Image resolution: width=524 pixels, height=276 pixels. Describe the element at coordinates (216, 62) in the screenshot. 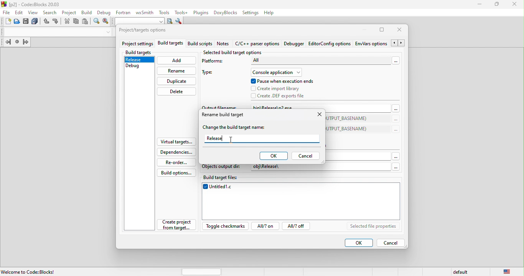

I see `platforms` at that location.